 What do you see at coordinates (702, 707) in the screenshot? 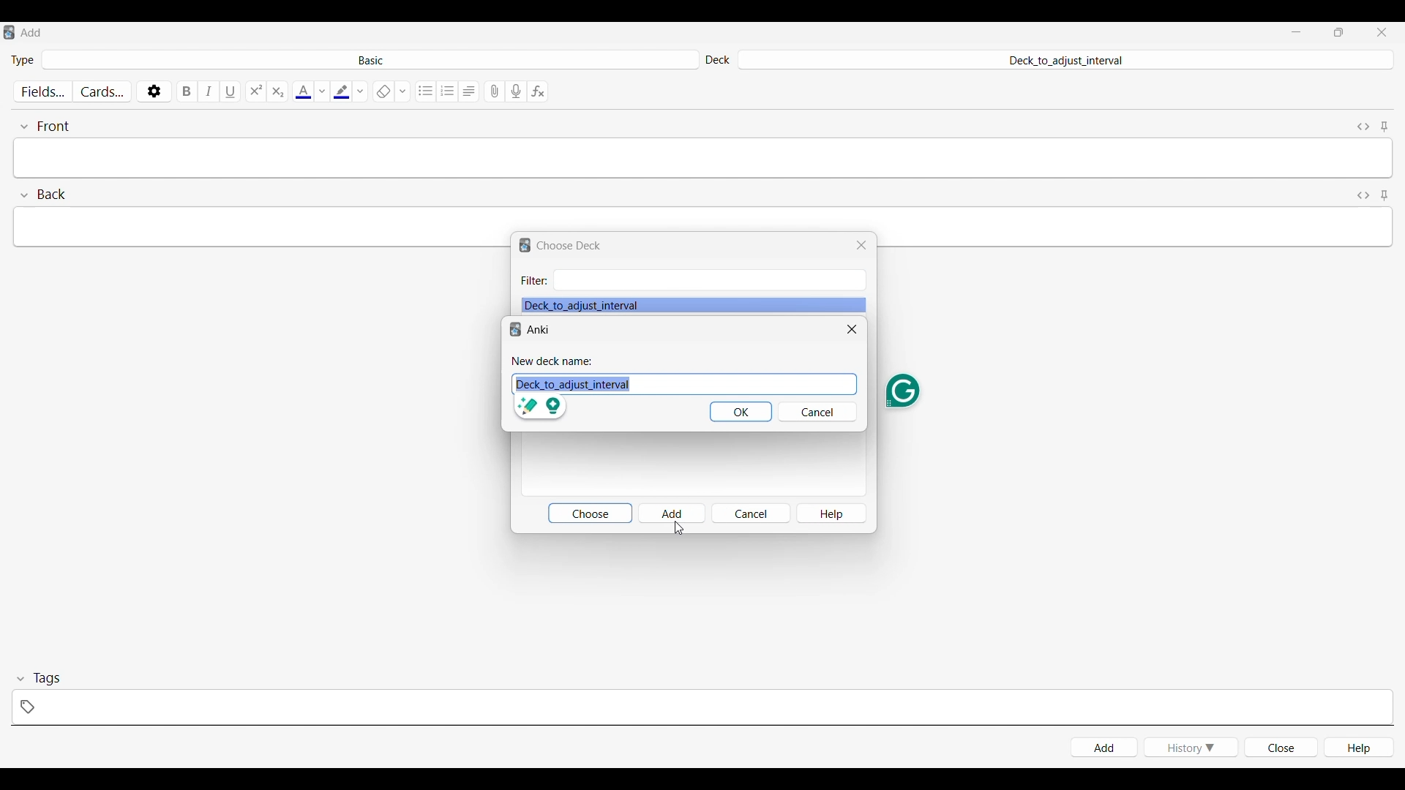
I see `Click to type in tags` at bounding box center [702, 707].